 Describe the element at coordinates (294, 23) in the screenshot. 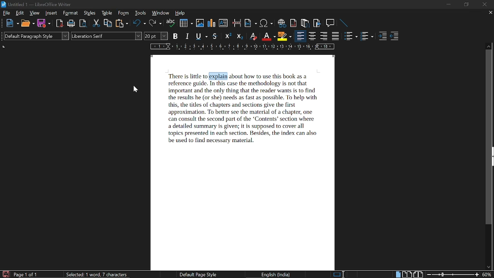

I see `insert endnote` at that location.